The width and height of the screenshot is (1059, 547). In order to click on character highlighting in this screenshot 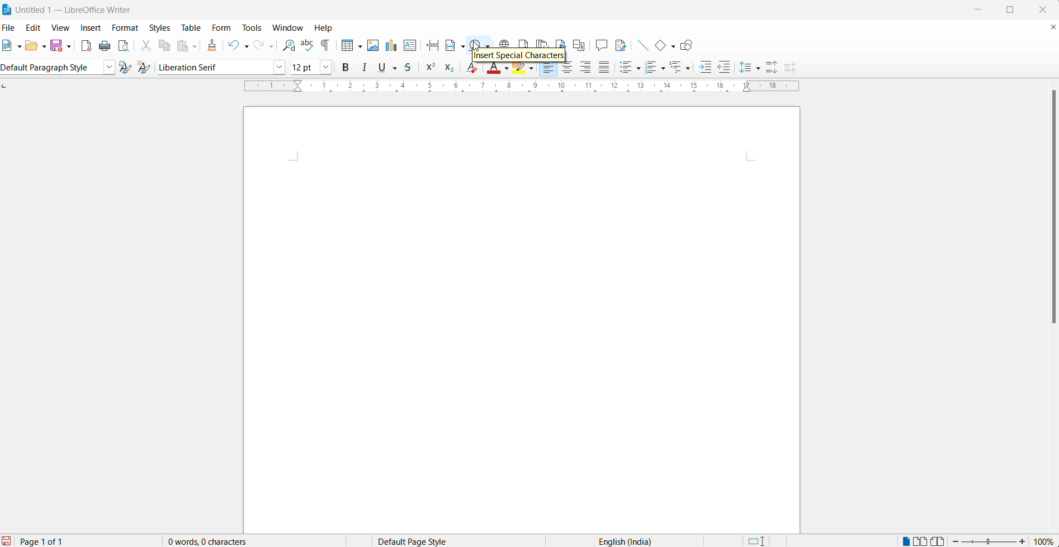, I will do `click(532, 69)`.